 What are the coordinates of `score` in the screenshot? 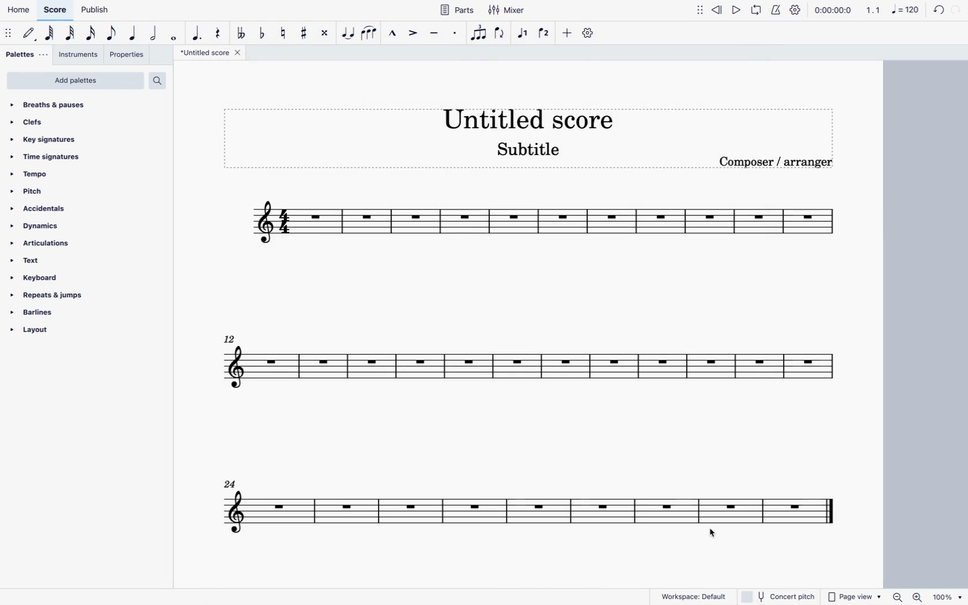 It's located at (524, 365).